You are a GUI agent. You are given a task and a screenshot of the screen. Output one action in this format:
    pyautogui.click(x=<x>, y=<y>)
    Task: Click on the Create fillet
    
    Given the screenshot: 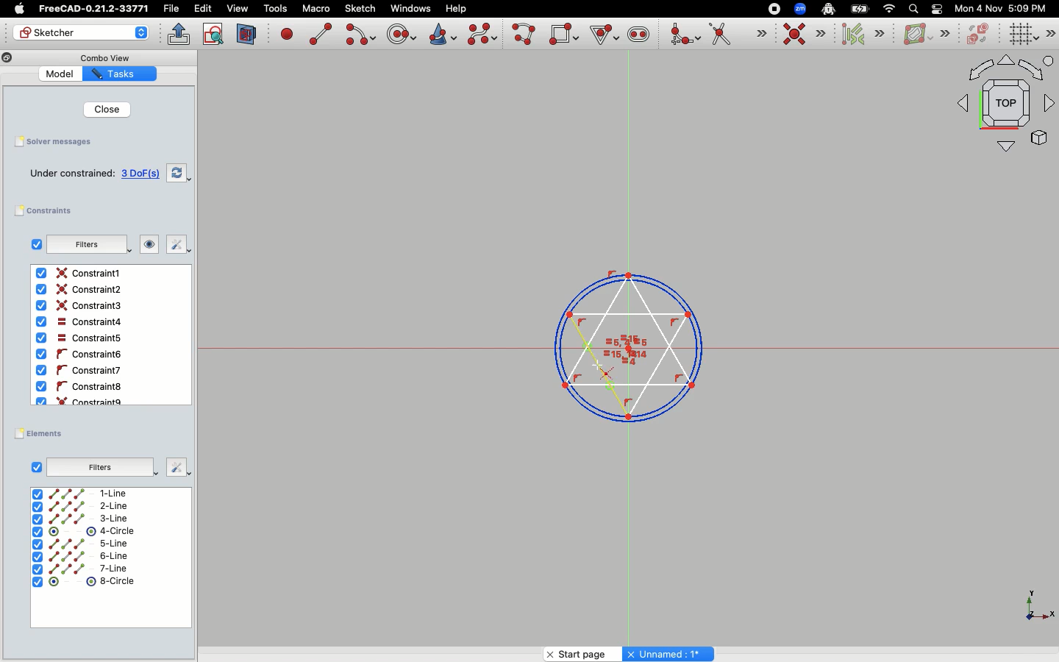 What is the action you would take?
    pyautogui.click(x=684, y=35)
    